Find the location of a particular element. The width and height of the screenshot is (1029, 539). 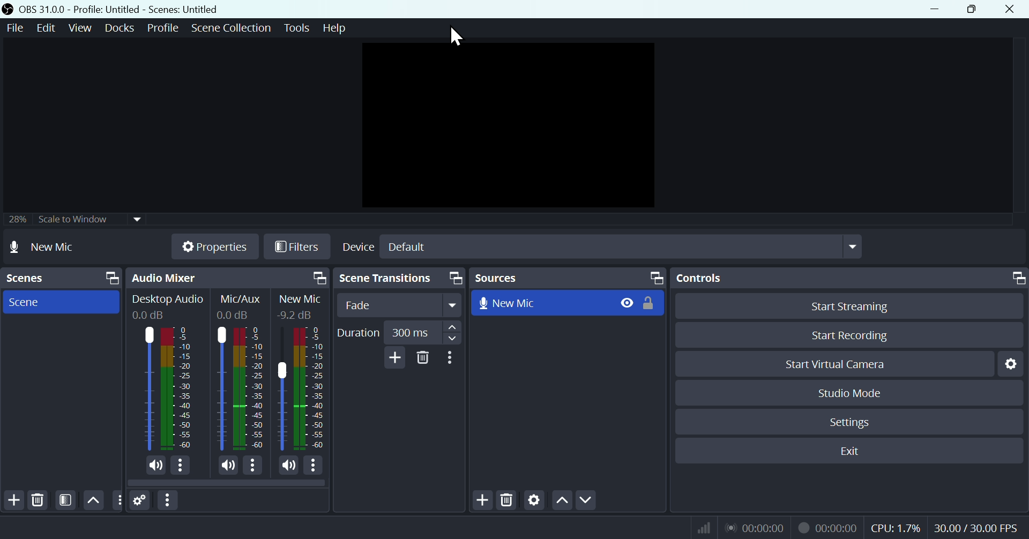

Delete is located at coordinates (423, 358).